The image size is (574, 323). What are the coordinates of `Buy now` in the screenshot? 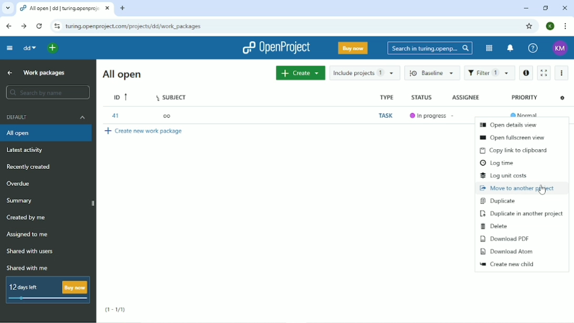 It's located at (353, 48).